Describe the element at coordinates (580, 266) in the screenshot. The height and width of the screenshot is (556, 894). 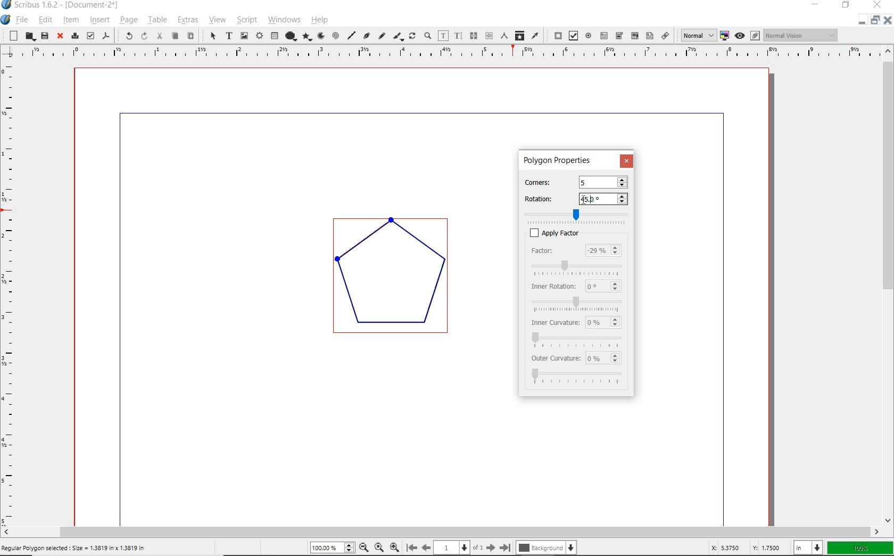
I see `factor slider` at that location.